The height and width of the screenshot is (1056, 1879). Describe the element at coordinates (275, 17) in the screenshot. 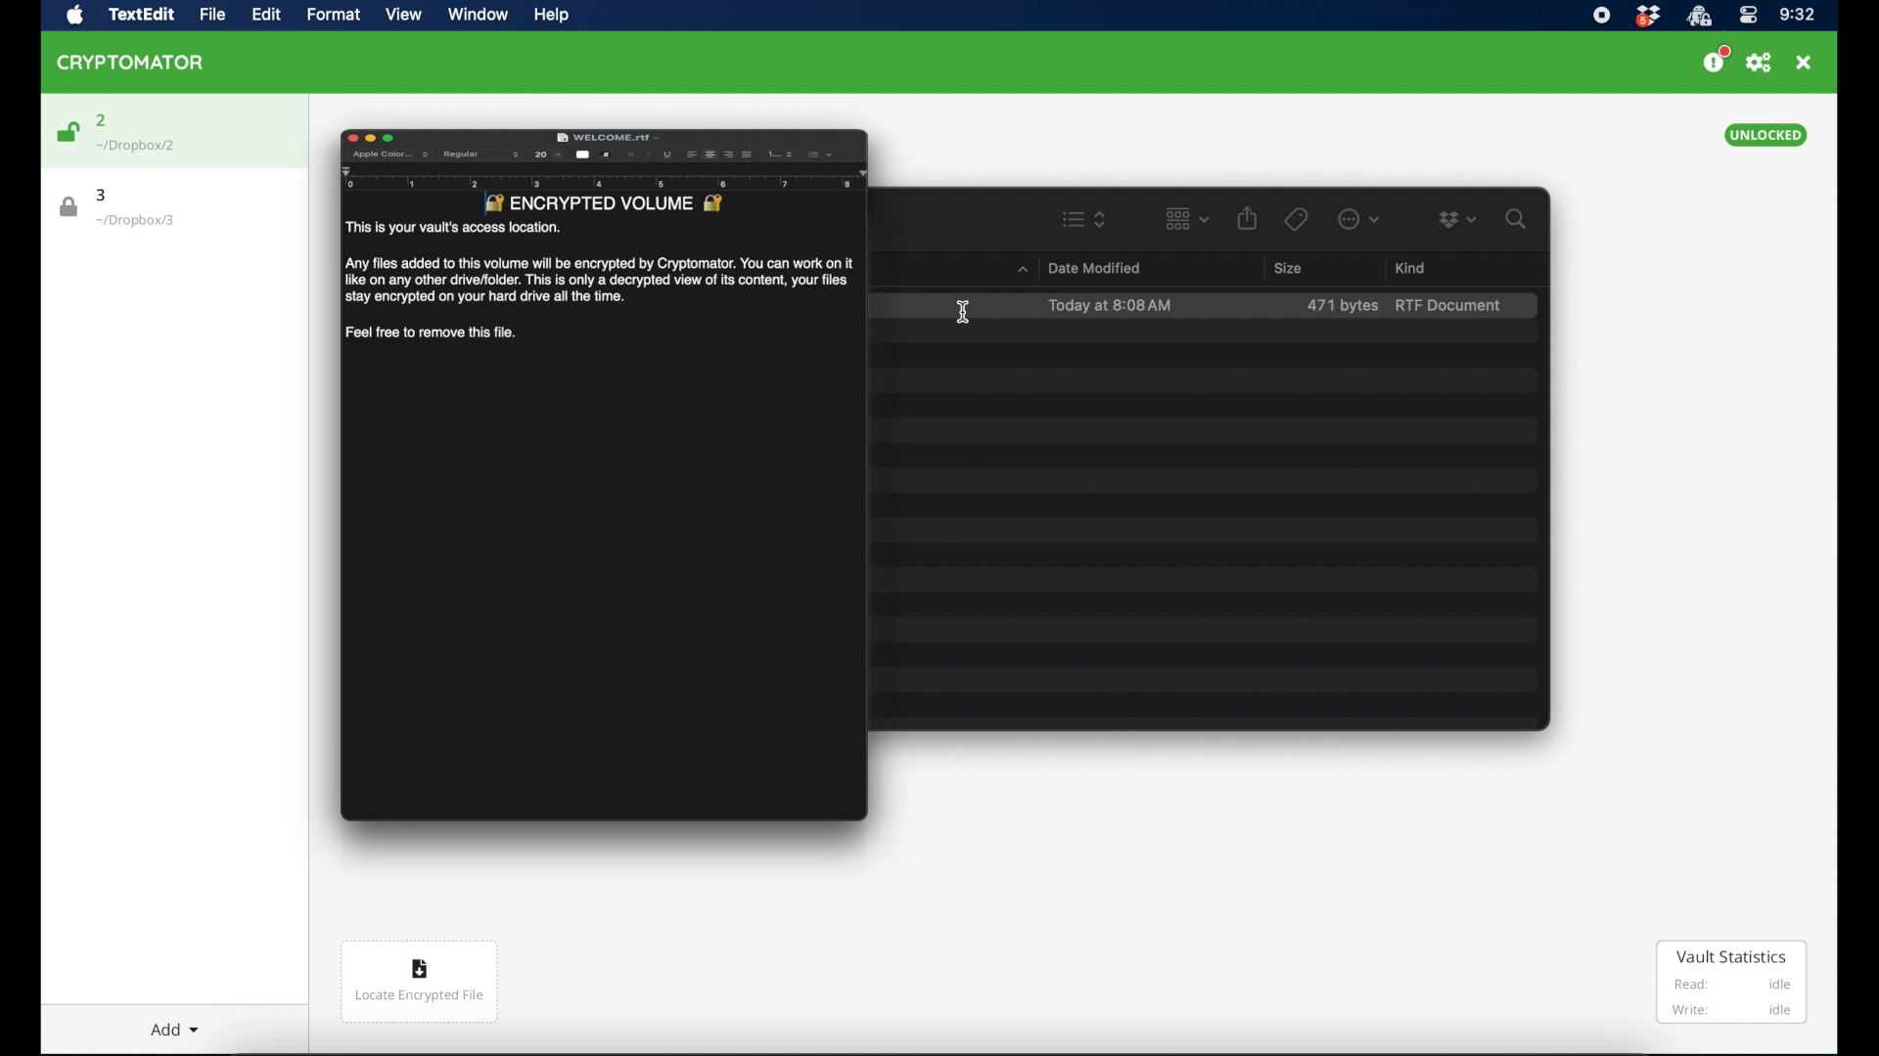

I see `Edit` at that location.